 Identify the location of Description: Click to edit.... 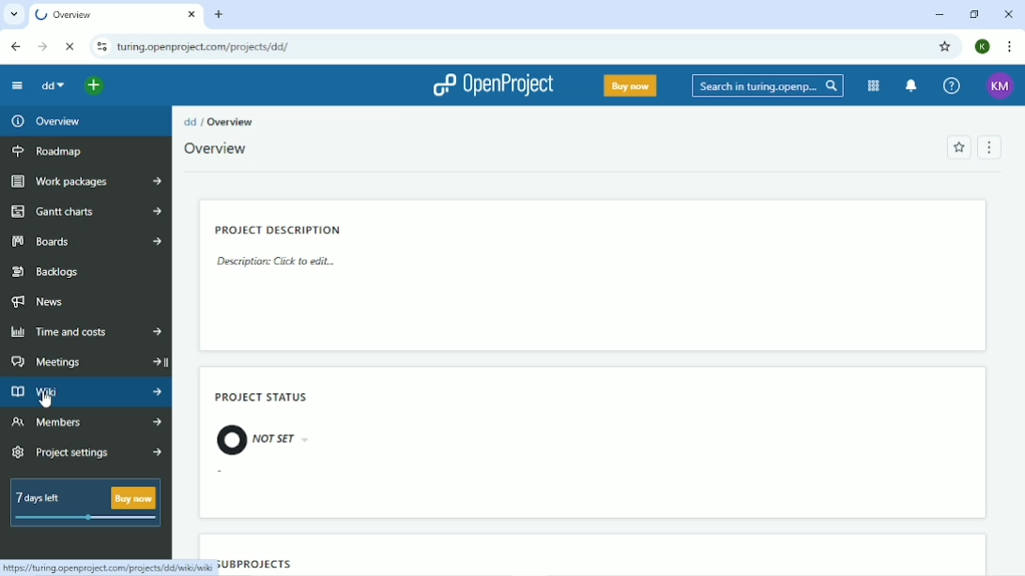
(273, 261).